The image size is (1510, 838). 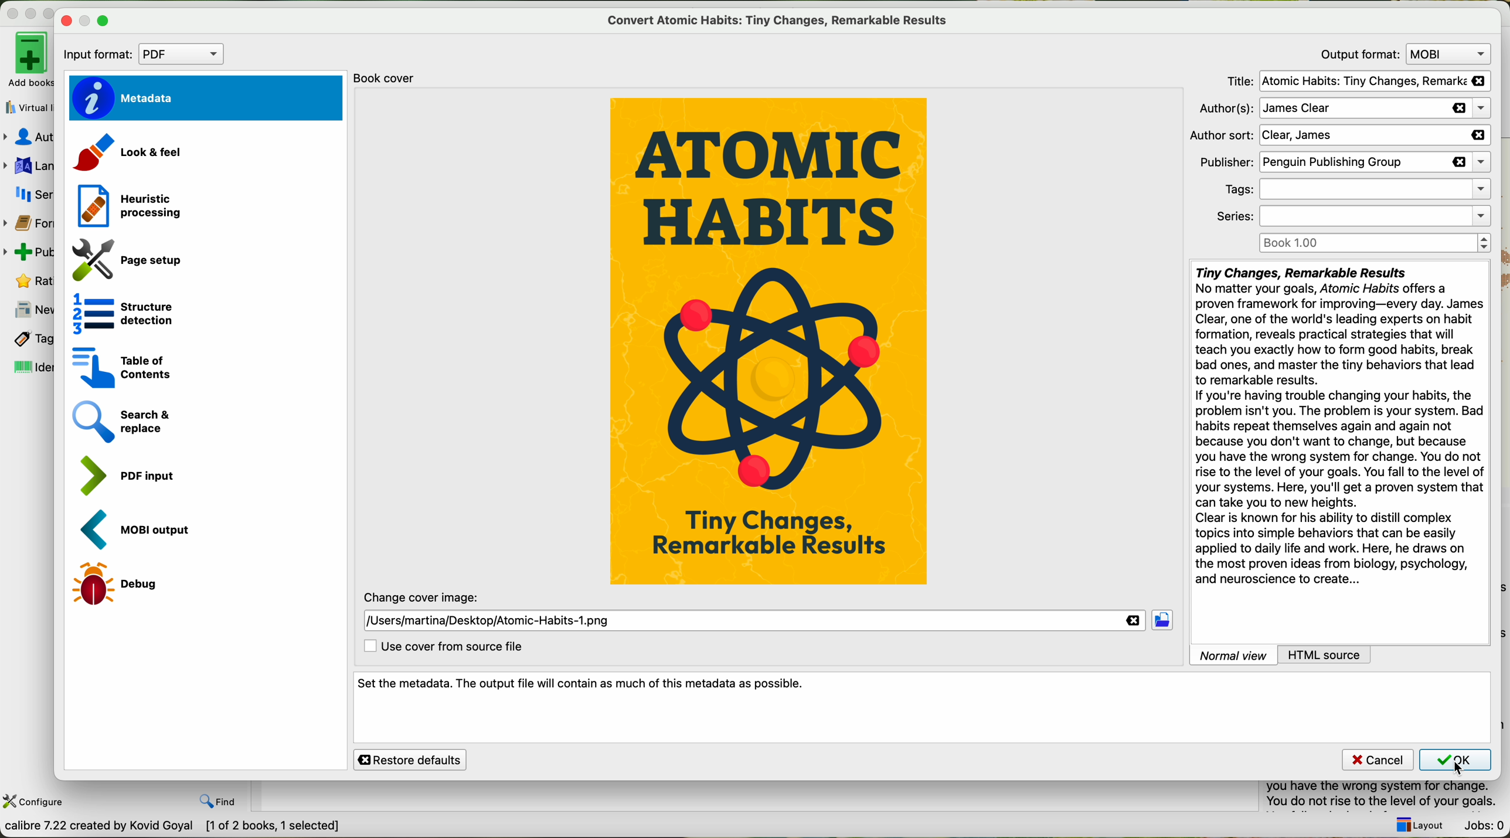 What do you see at coordinates (923, 708) in the screenshot?
I see `set the metadata` at bounding box center [923, 708].